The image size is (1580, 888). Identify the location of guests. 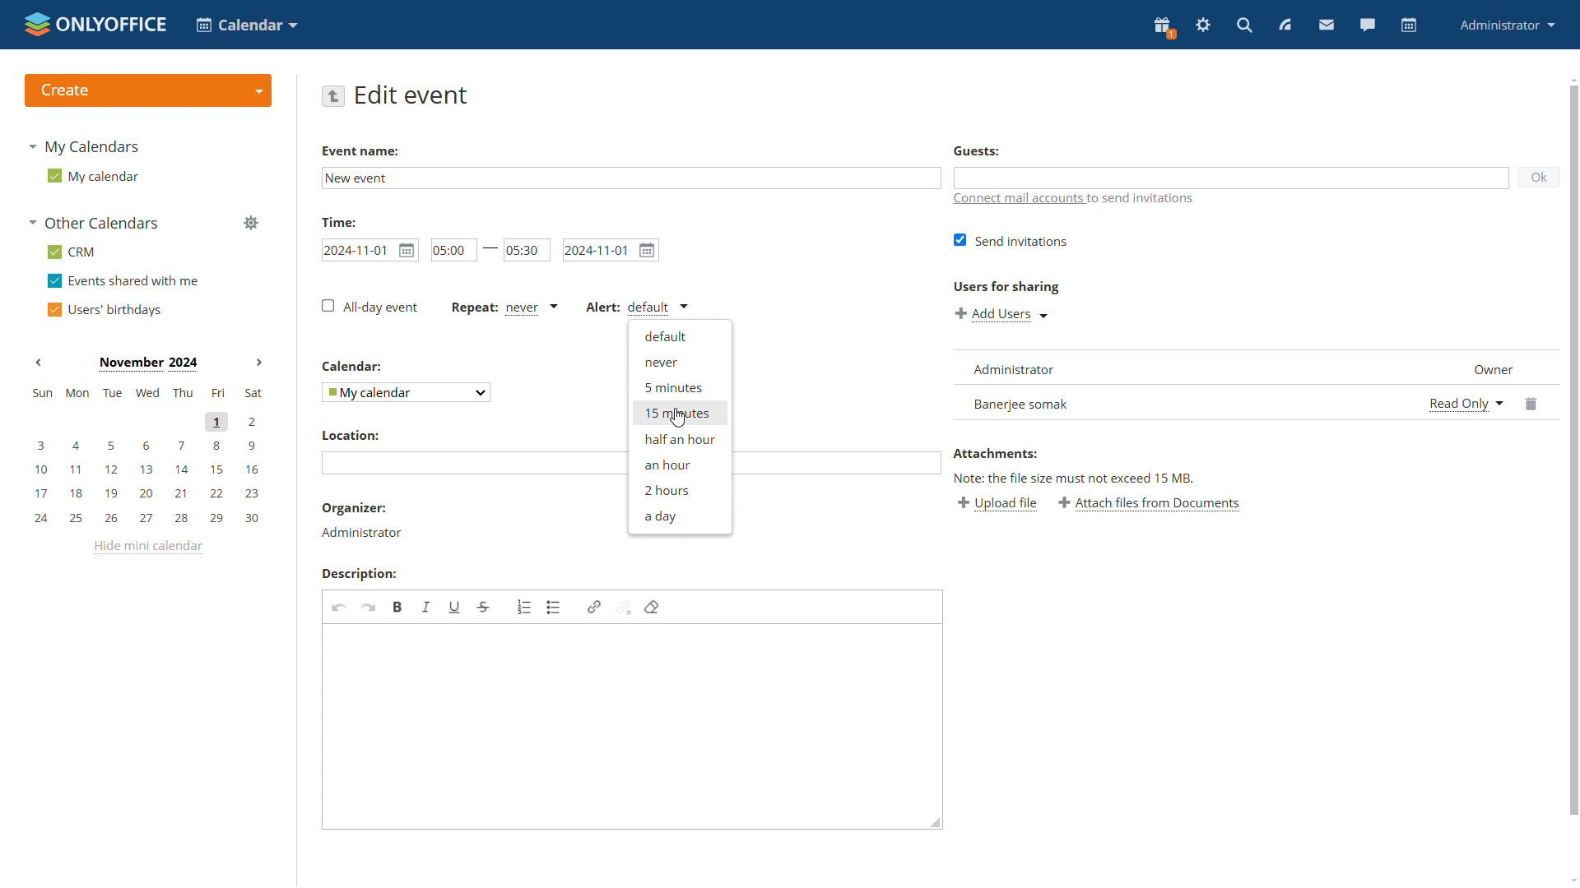
(978, 151).